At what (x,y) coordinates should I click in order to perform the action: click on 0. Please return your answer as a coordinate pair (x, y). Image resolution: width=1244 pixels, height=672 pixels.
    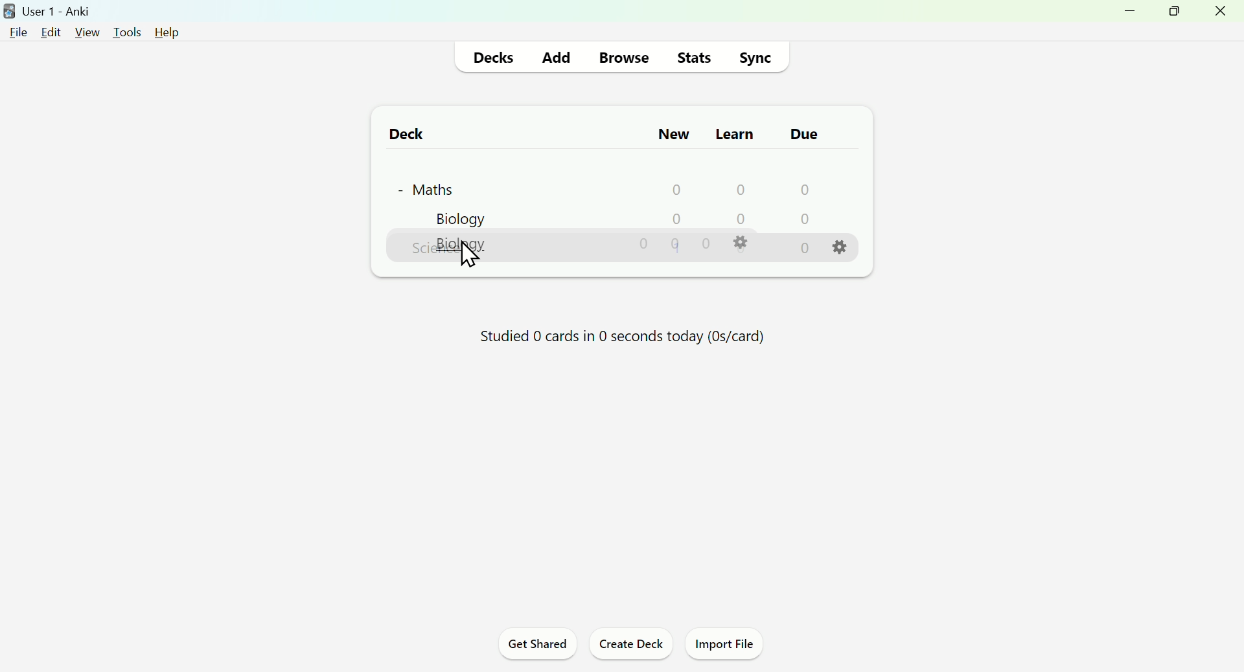
    Looking at the image, I should click on (801, 190).